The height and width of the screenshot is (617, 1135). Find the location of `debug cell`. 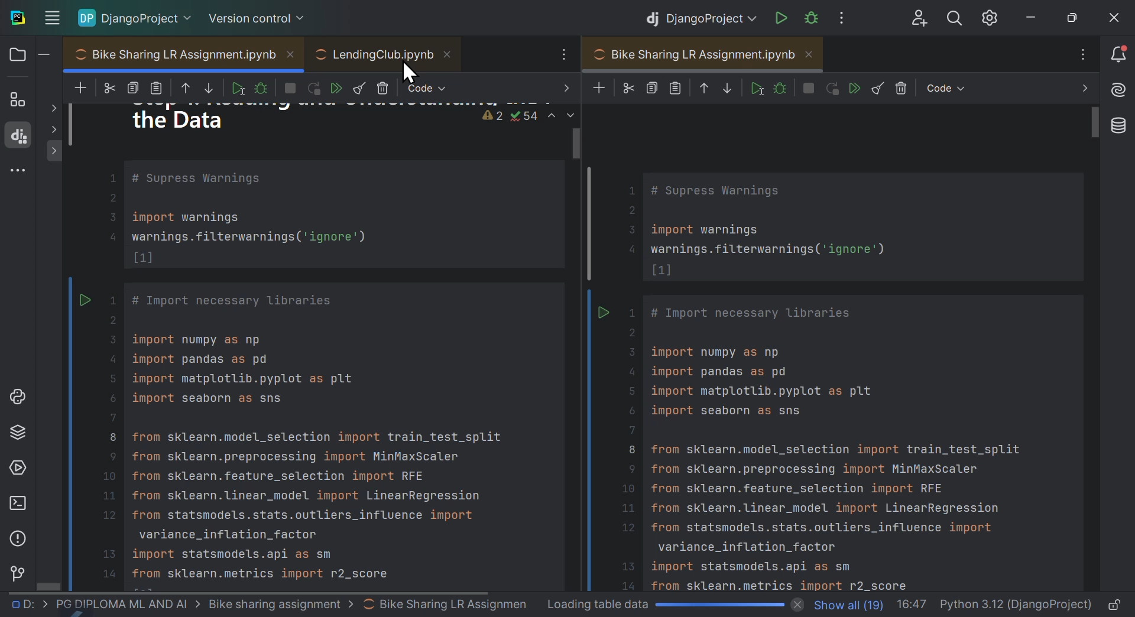

debug cell is located at coordinates (779, 87).